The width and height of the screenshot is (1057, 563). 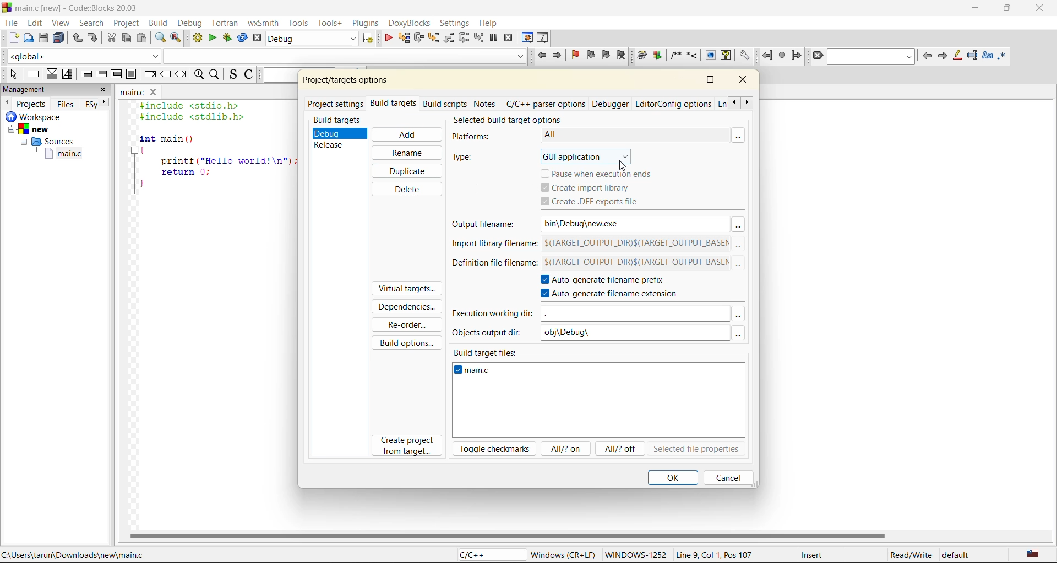 I want to click on More, so click(x=738, y=333).